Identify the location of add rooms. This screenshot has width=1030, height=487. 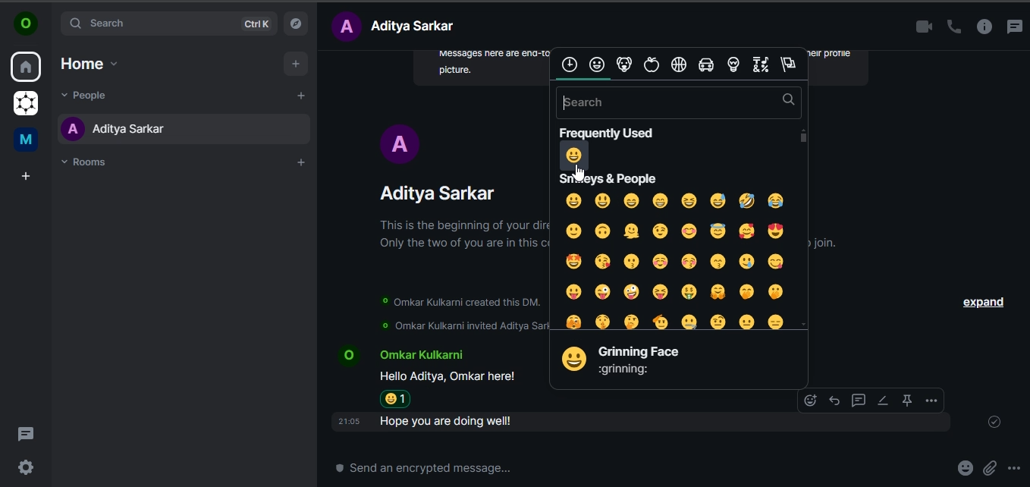
(300, 162).